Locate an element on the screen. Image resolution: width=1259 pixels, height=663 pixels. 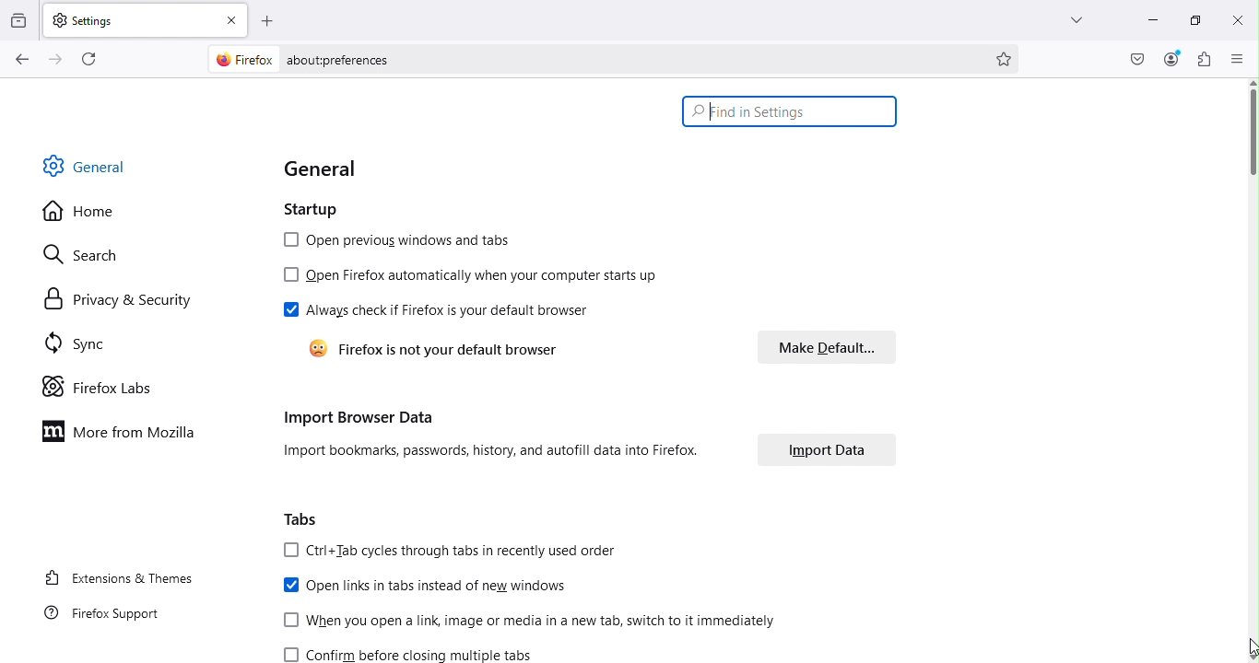
Save to pocket is located at coordinates (1132, 58).